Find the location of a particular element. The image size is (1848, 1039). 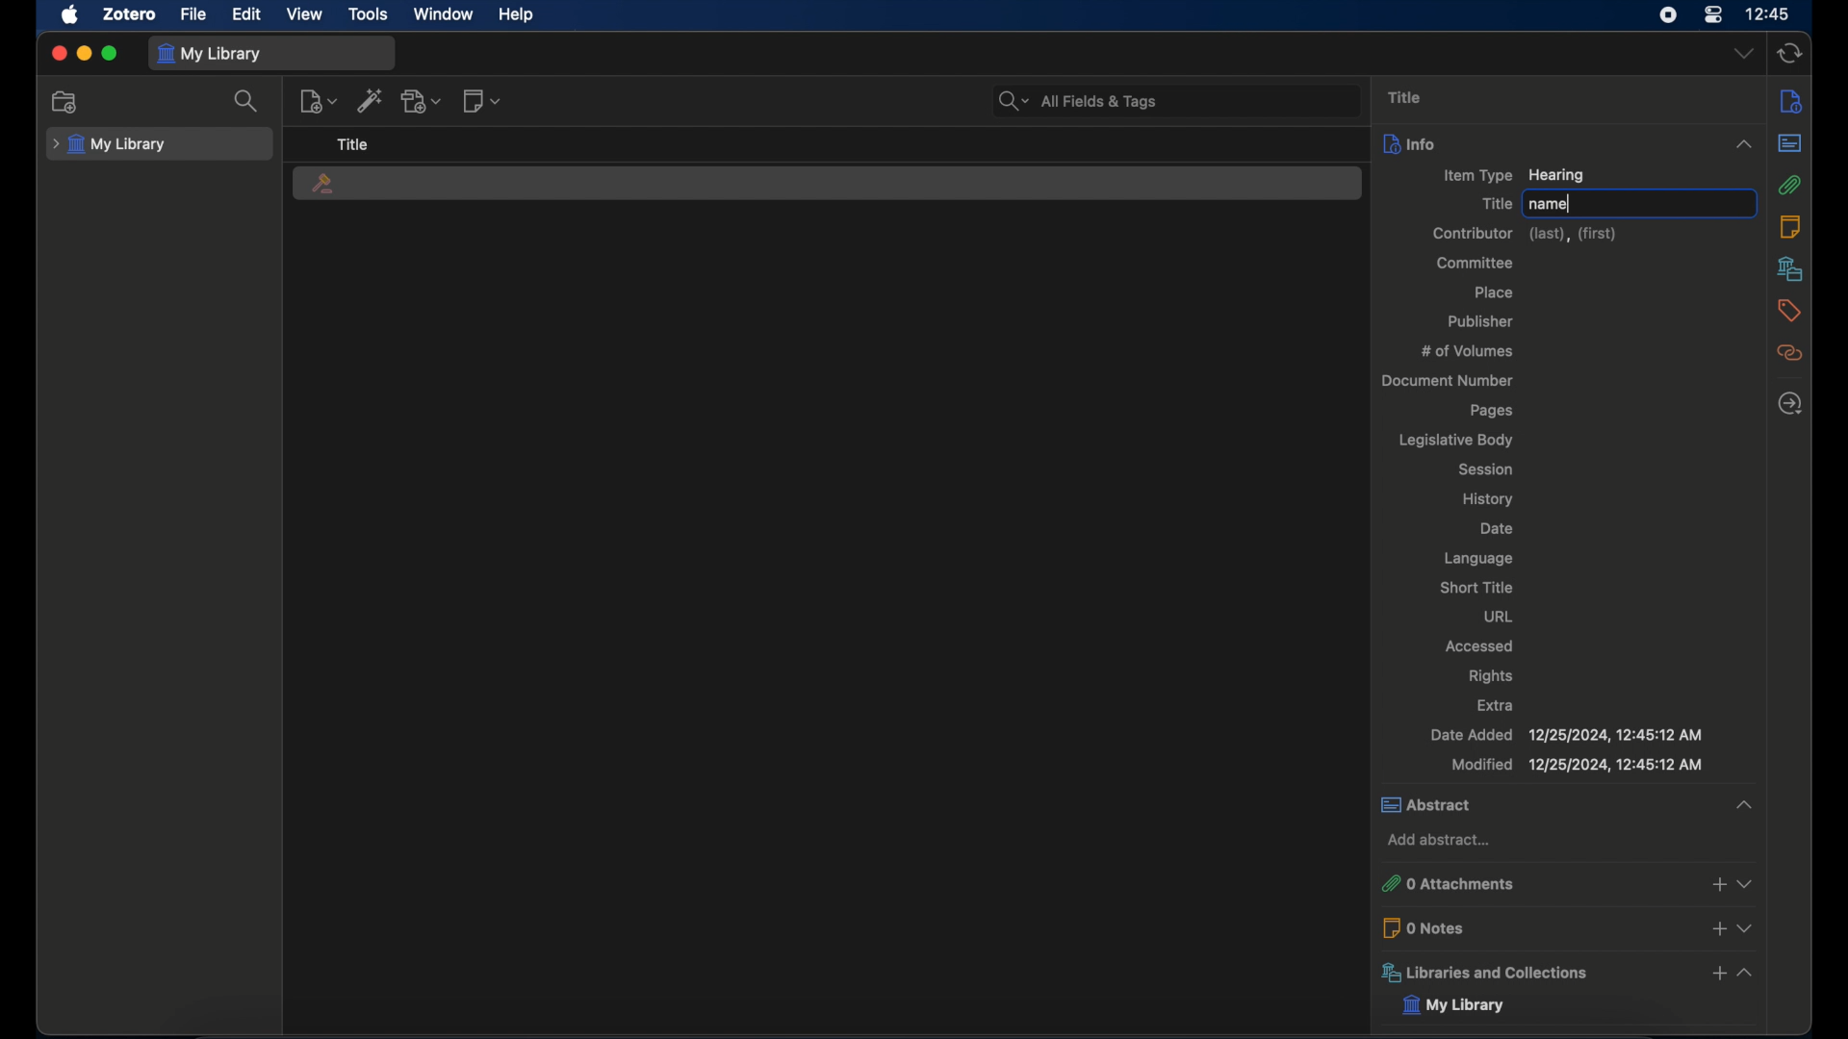

time is located at coordinates (1768, 13).